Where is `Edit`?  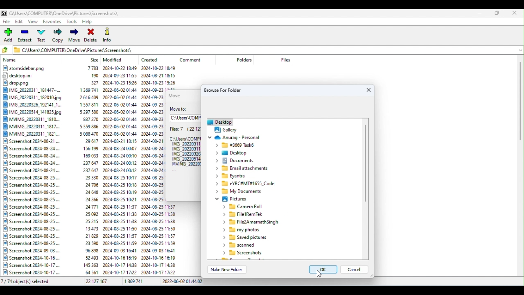
Edit is located at coordinates (20, 23).